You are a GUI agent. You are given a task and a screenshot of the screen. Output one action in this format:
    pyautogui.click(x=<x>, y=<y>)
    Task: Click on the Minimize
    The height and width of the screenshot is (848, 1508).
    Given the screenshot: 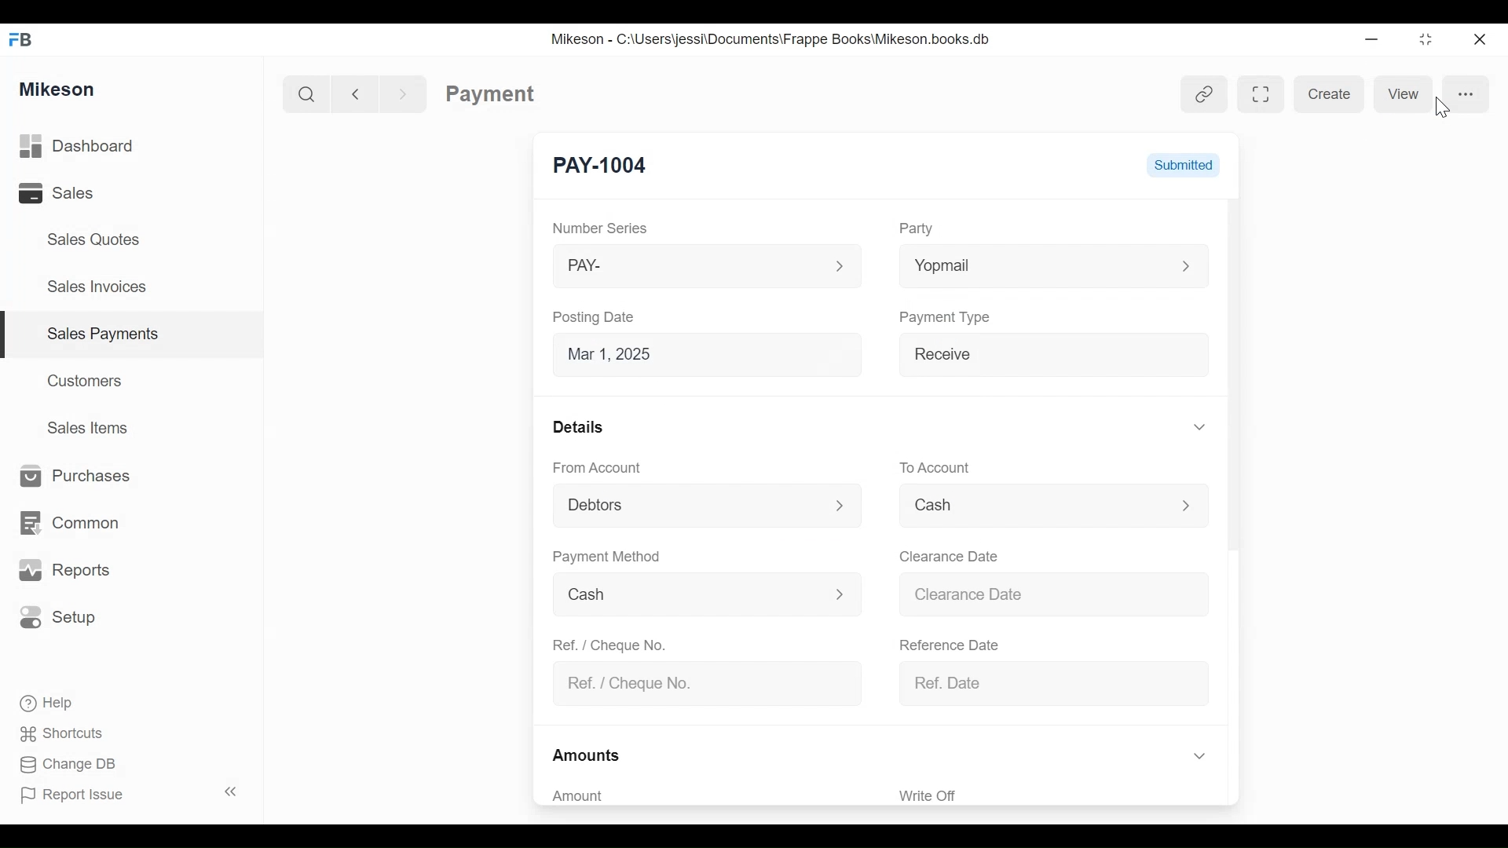 What is the action you would take?
    pyautogui.click(x=1371, y=42)
    